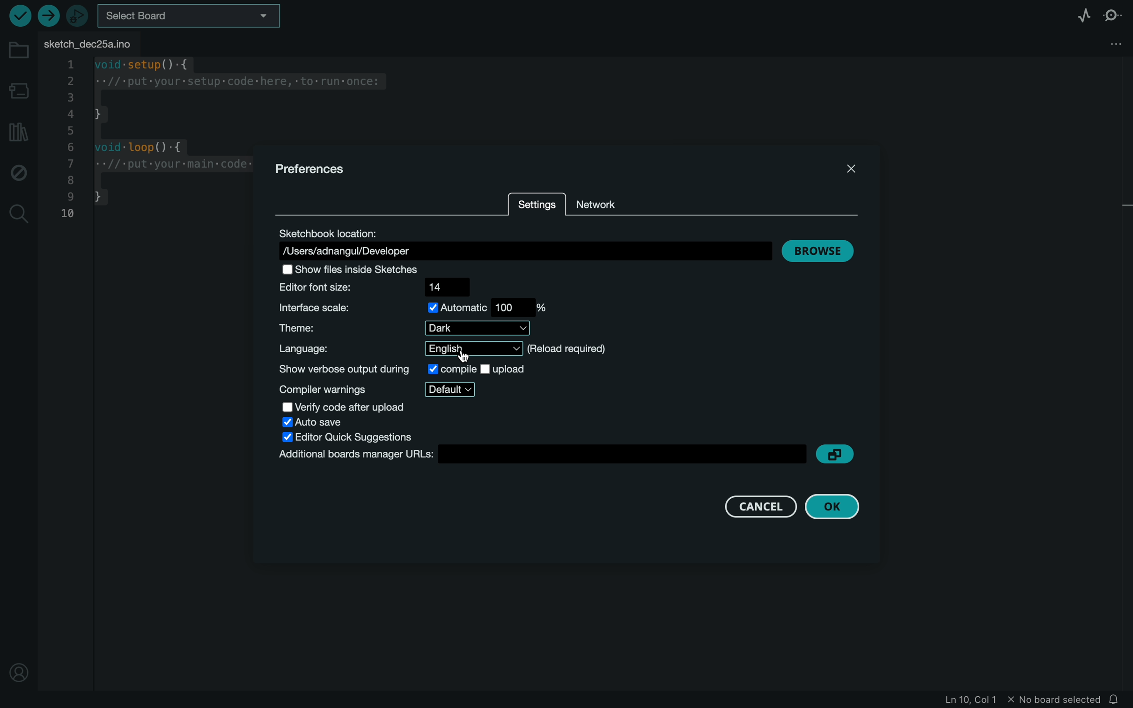  What do you see at coordinates (19, 215) in the screenshot?
I see `search` at bounding box center [19, 215].